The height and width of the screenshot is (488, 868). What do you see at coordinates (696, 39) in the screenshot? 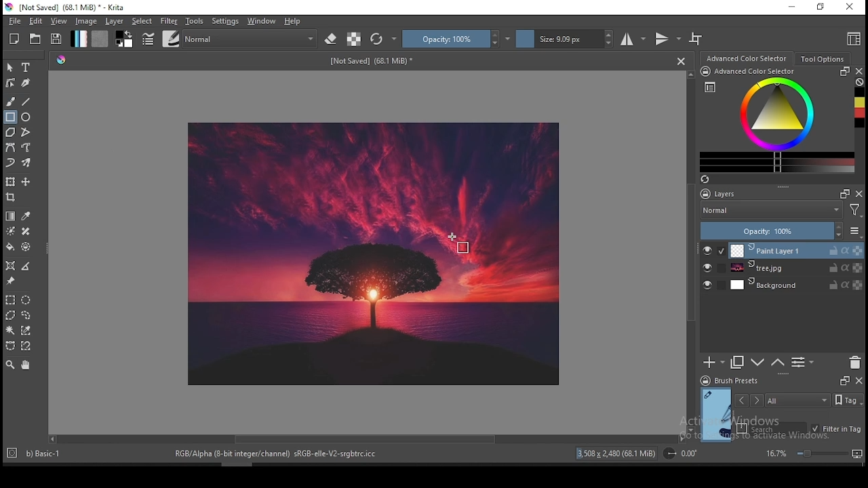
I see `wrap around mode` at bounding box center [696, 39].